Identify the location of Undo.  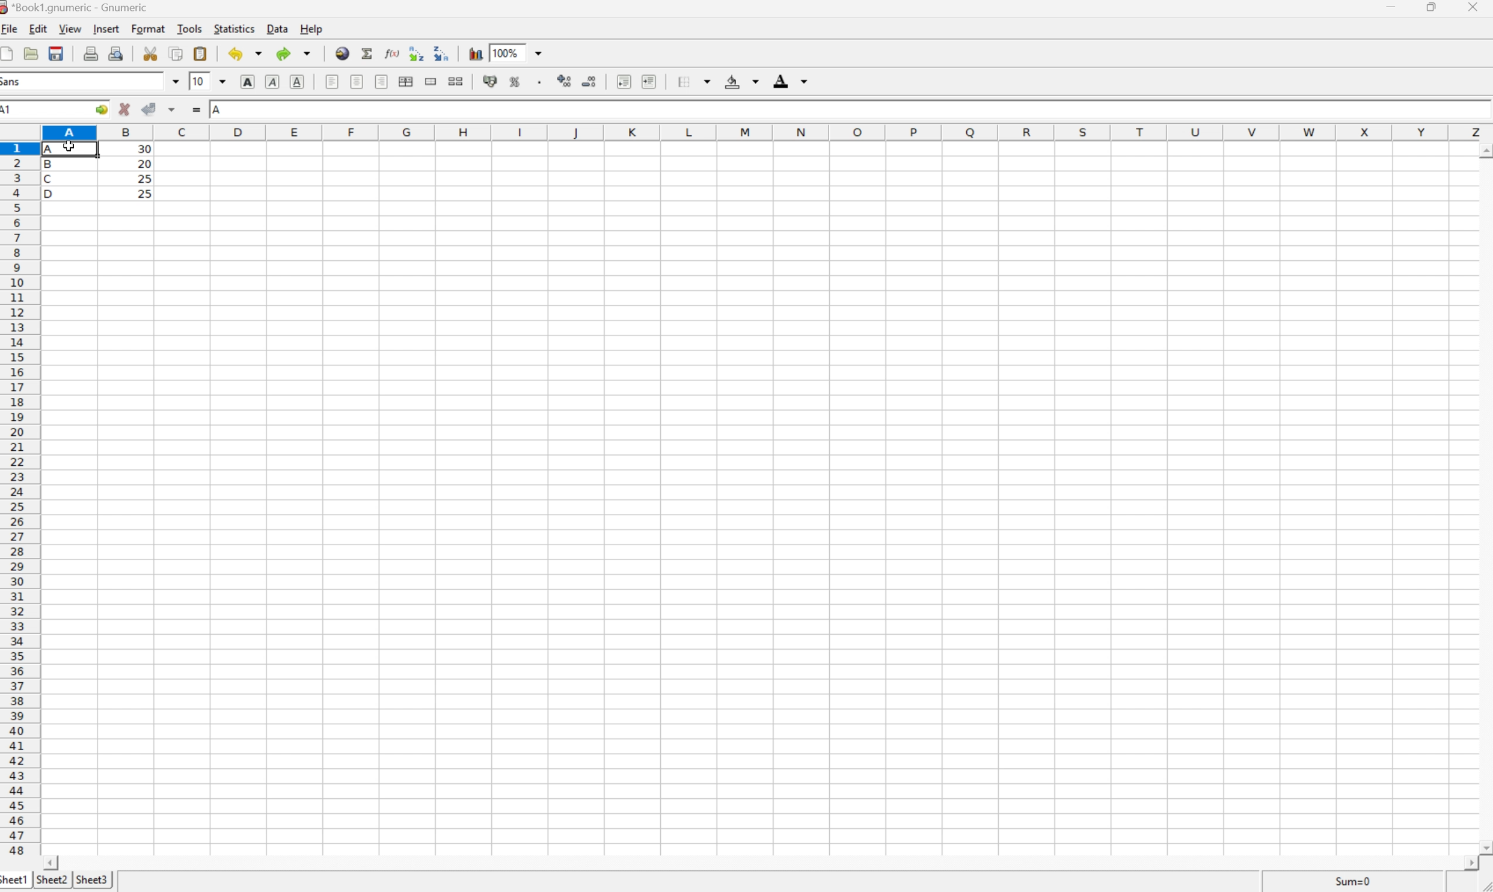
(245, 53).